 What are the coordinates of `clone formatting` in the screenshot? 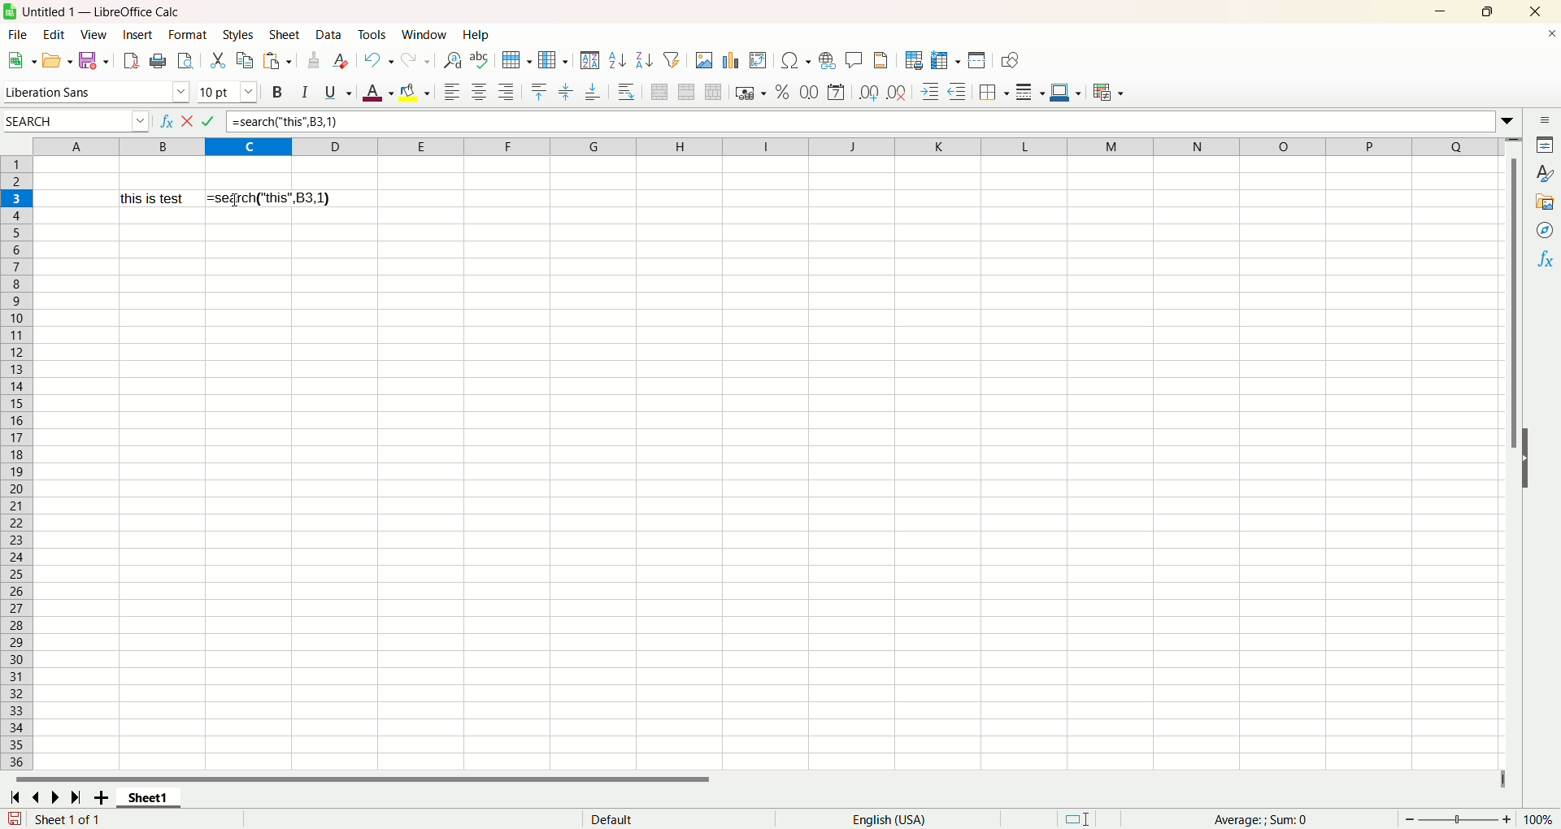 It's located at (315, 59).